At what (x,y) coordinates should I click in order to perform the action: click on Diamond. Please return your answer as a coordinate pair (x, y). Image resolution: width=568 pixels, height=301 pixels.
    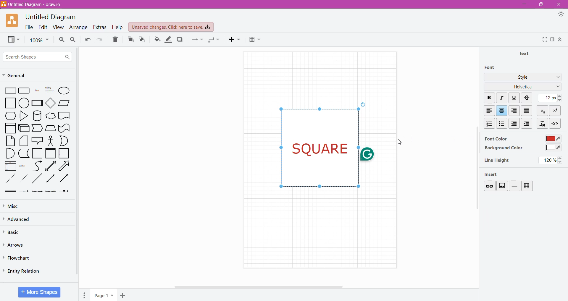
    Looking at the image, I should click on (51, 103).